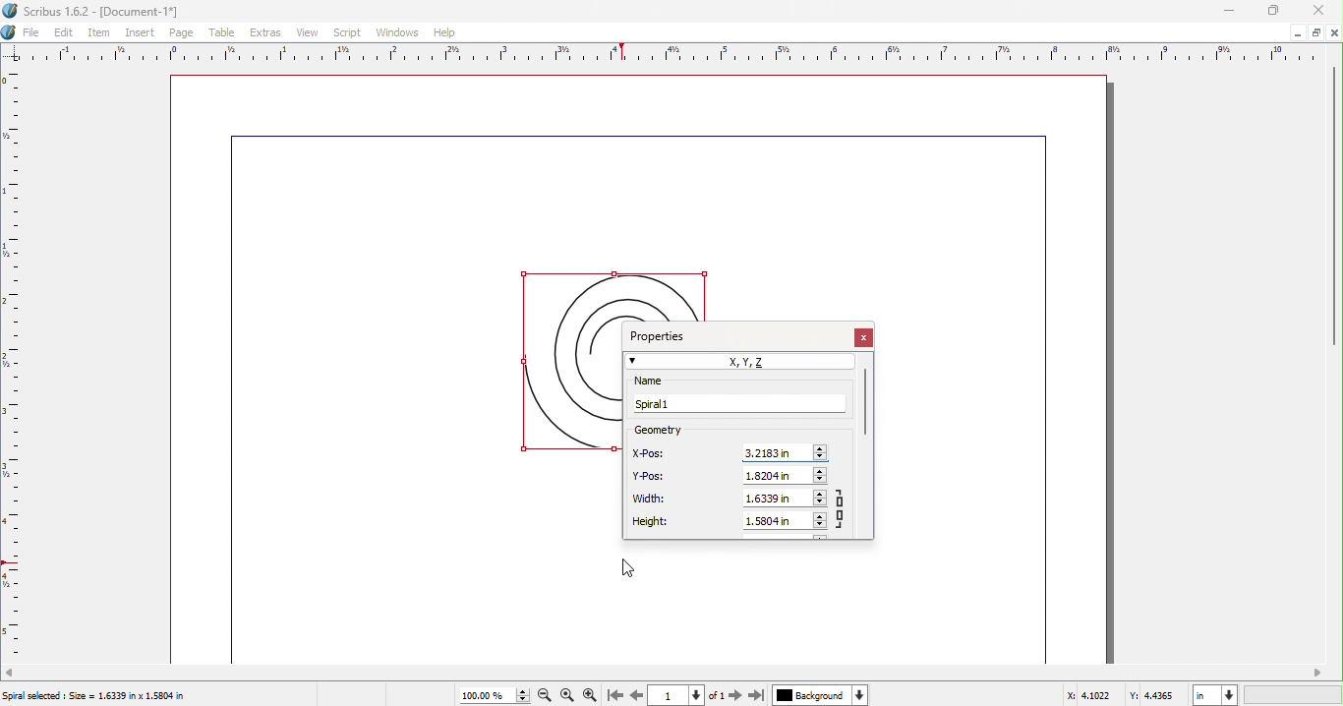 The image size is (1343, 706). What do you see at coordinates (756, 695) in the screenshot?
I see `Go to the last page` at bounding box center [756, 695].